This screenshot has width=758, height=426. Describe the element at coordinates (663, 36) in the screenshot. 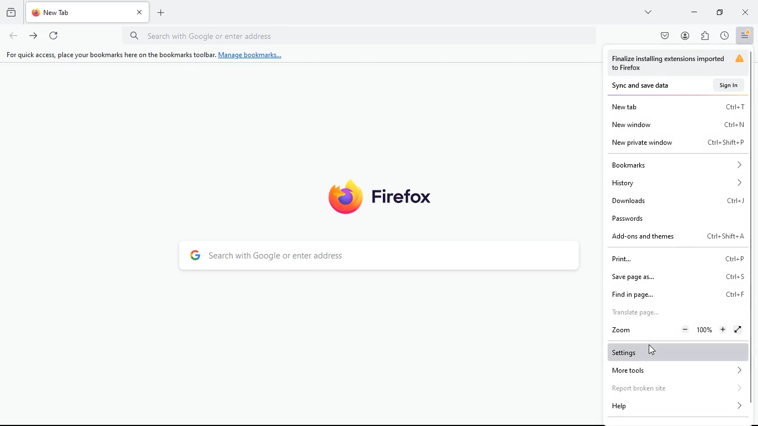

I see `pocket` at that location.